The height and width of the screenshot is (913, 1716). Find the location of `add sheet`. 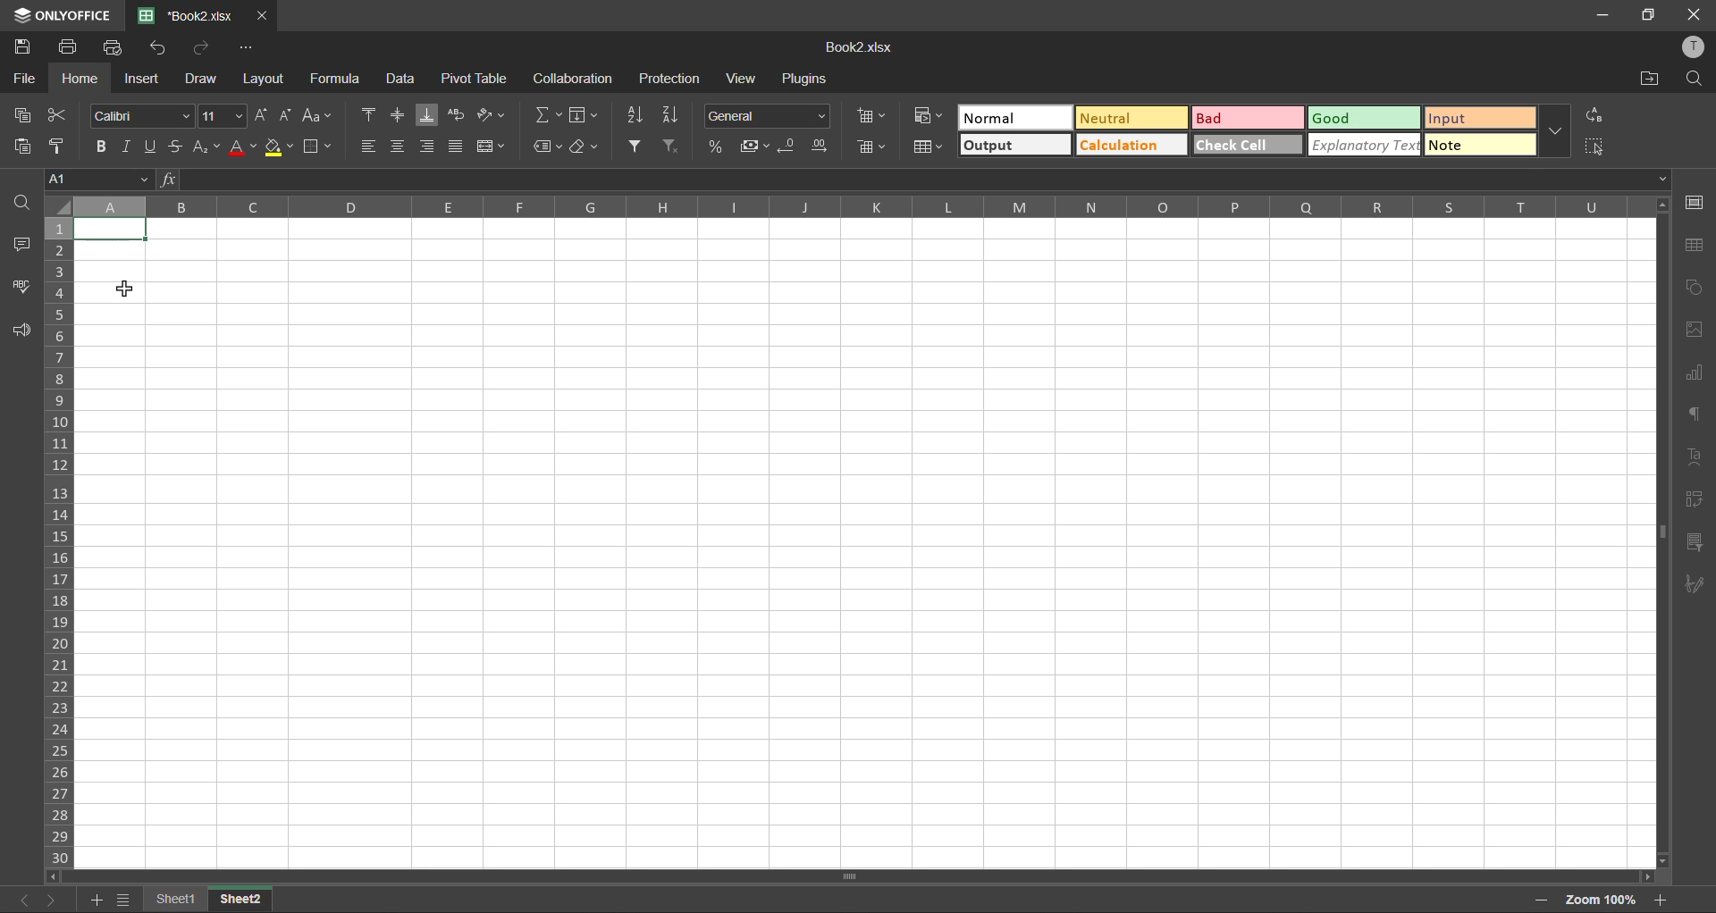

add sheet is located at coordinates (95, 901).